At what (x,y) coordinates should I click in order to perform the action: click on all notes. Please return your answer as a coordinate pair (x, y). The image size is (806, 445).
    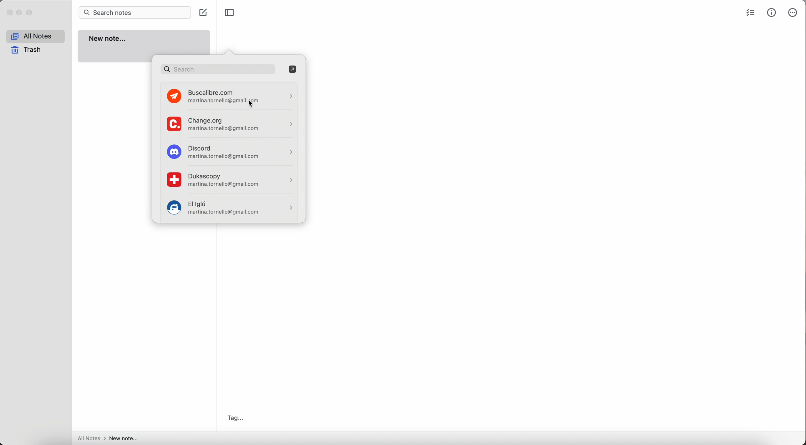
    Looking at the image, I should click on (35, 37).